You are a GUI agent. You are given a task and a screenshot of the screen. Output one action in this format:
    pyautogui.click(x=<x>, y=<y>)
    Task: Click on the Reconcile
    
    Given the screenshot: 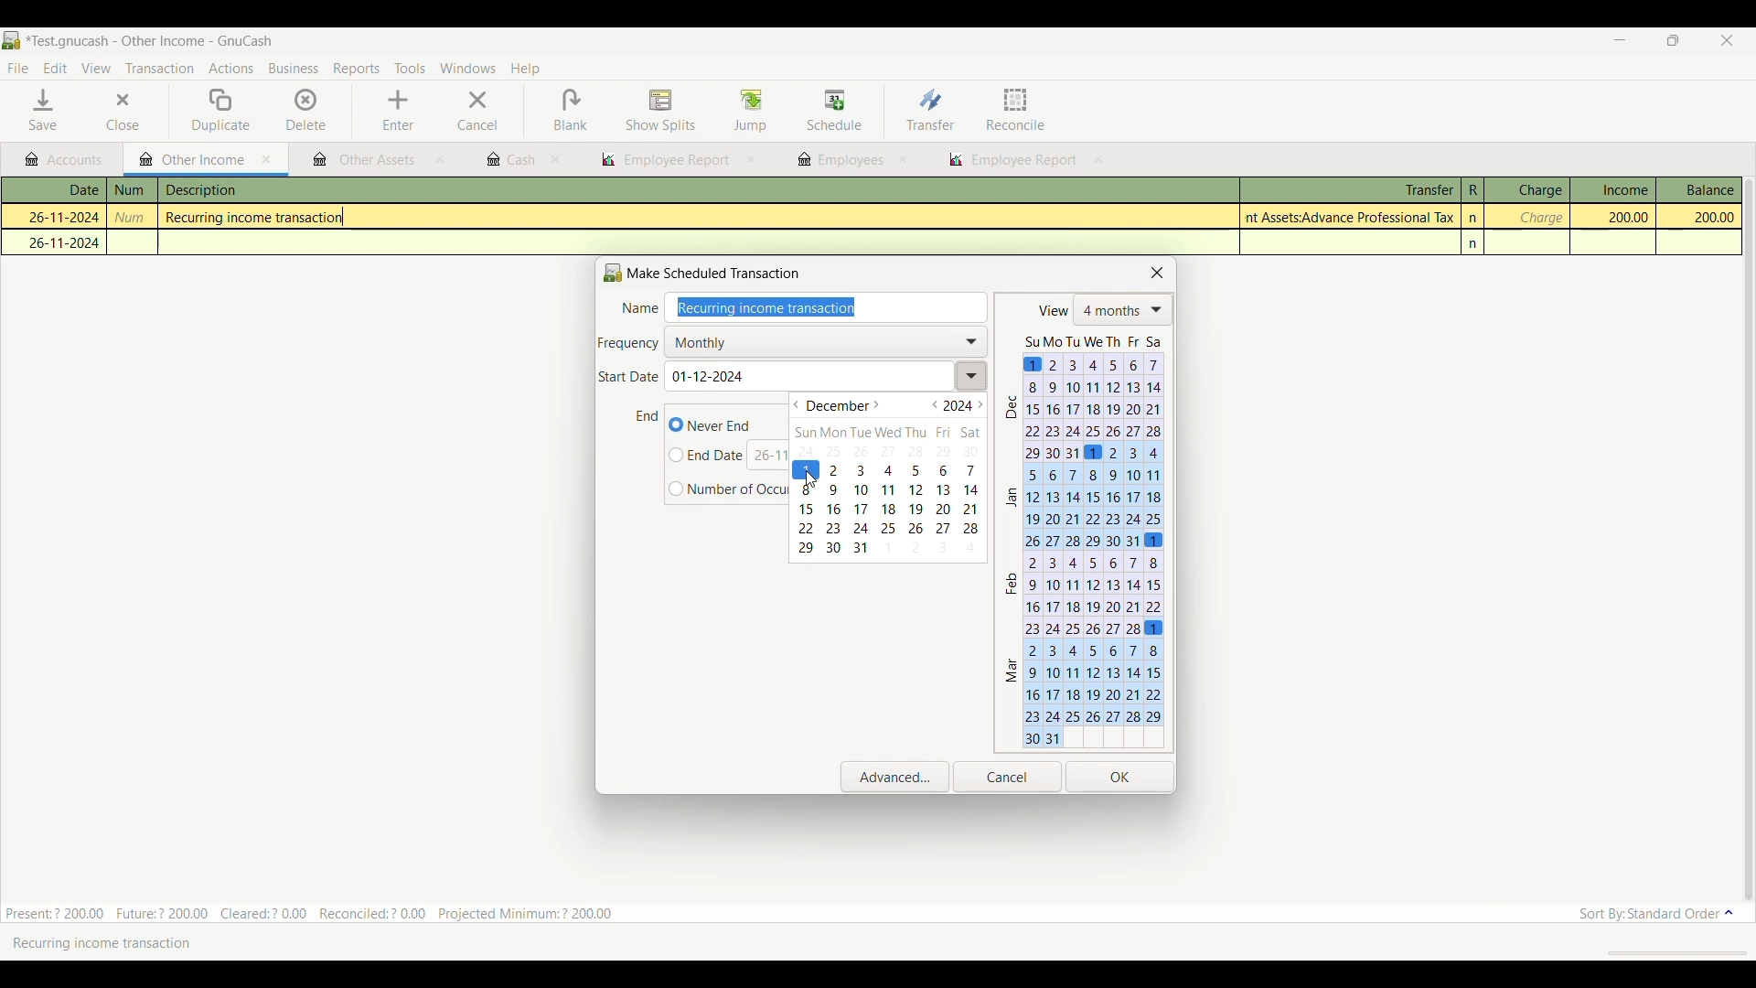 What is the action you would take?
    pyautogui.click(x=1016, y=109)
    